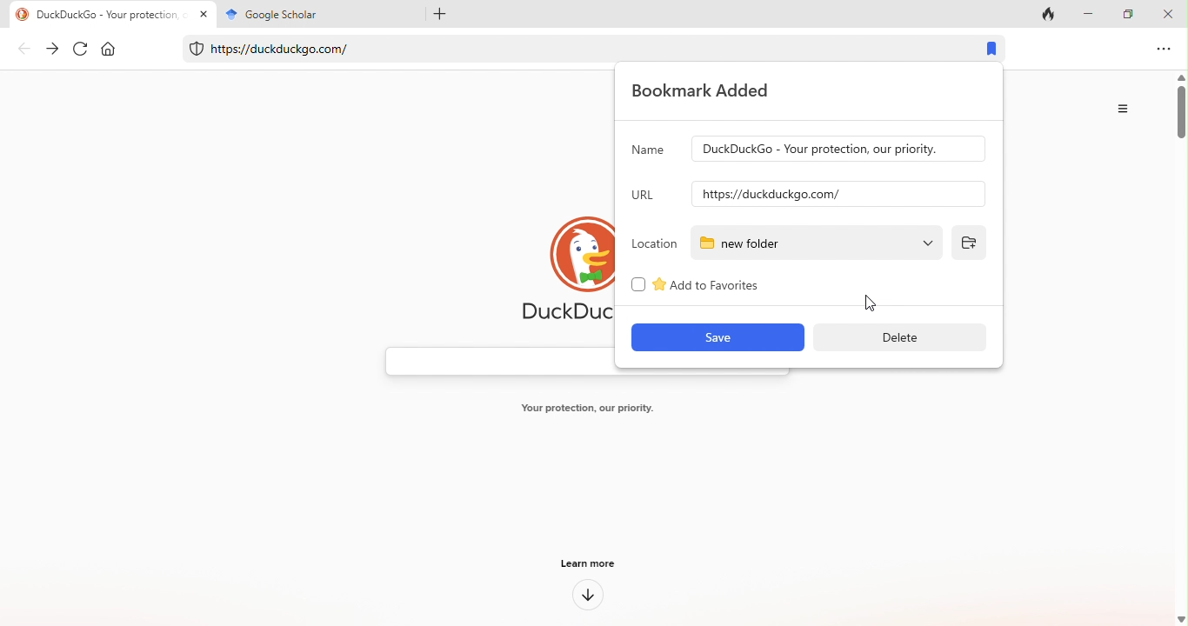 The width and height of the screenshot is (1188, 626). I want to click on track tab, so click(1052, 13).